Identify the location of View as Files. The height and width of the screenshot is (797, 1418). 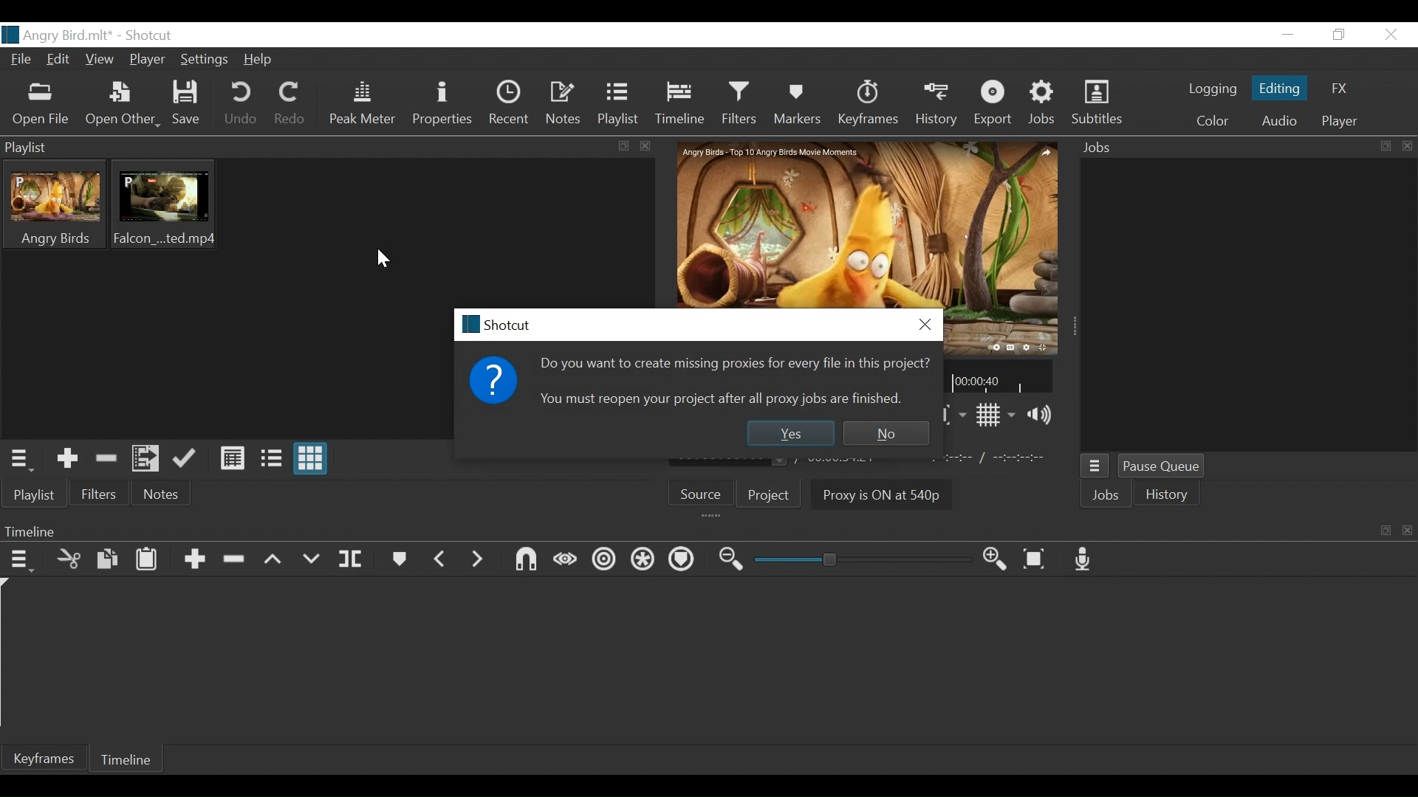
(270, 457).